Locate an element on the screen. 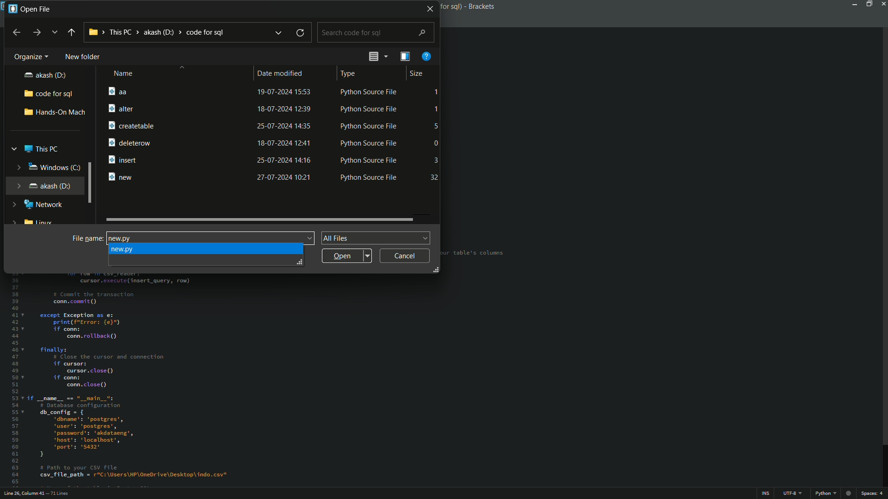  minimize is located at coordinates (854, 4).